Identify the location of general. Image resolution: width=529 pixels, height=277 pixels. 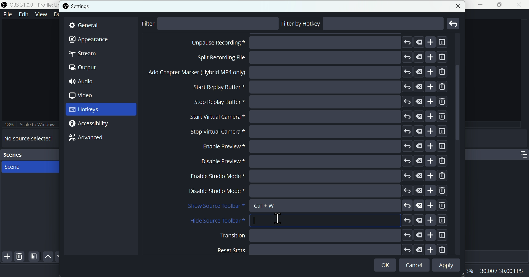
(101, 25).